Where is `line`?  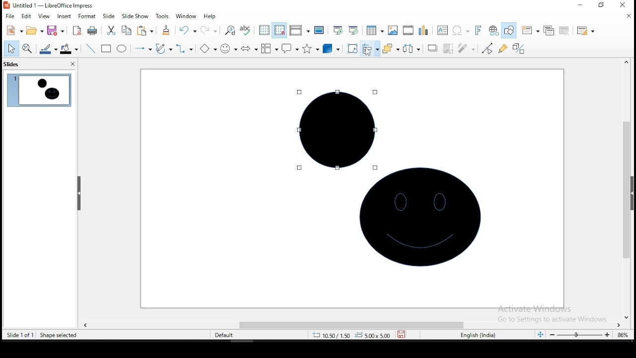 line is located at coordinates (90, 49).